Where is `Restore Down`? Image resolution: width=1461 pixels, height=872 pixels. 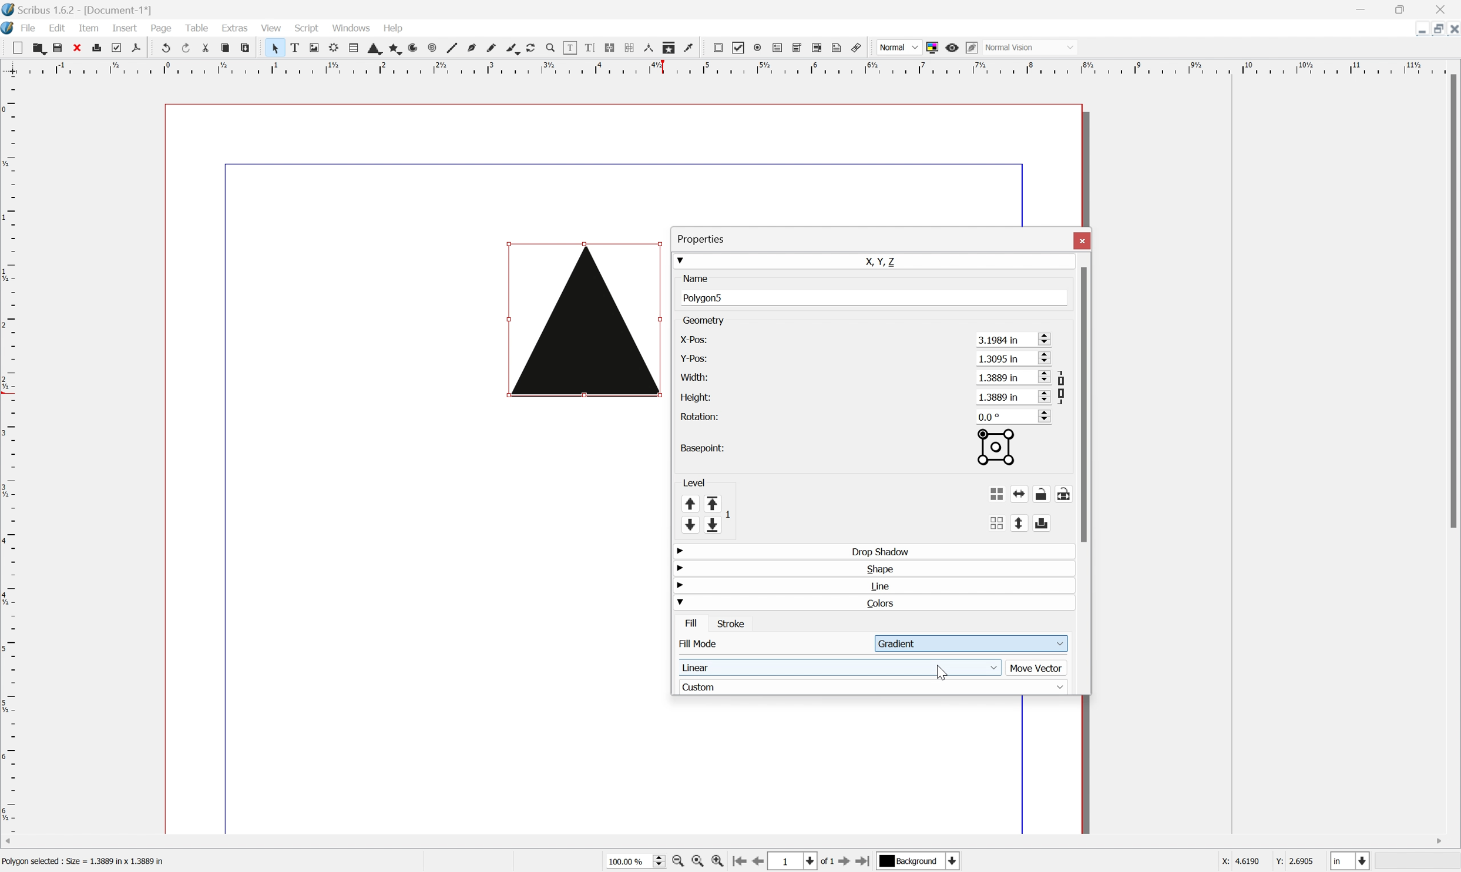
Restore Down is located at coordinates (1433, 29).